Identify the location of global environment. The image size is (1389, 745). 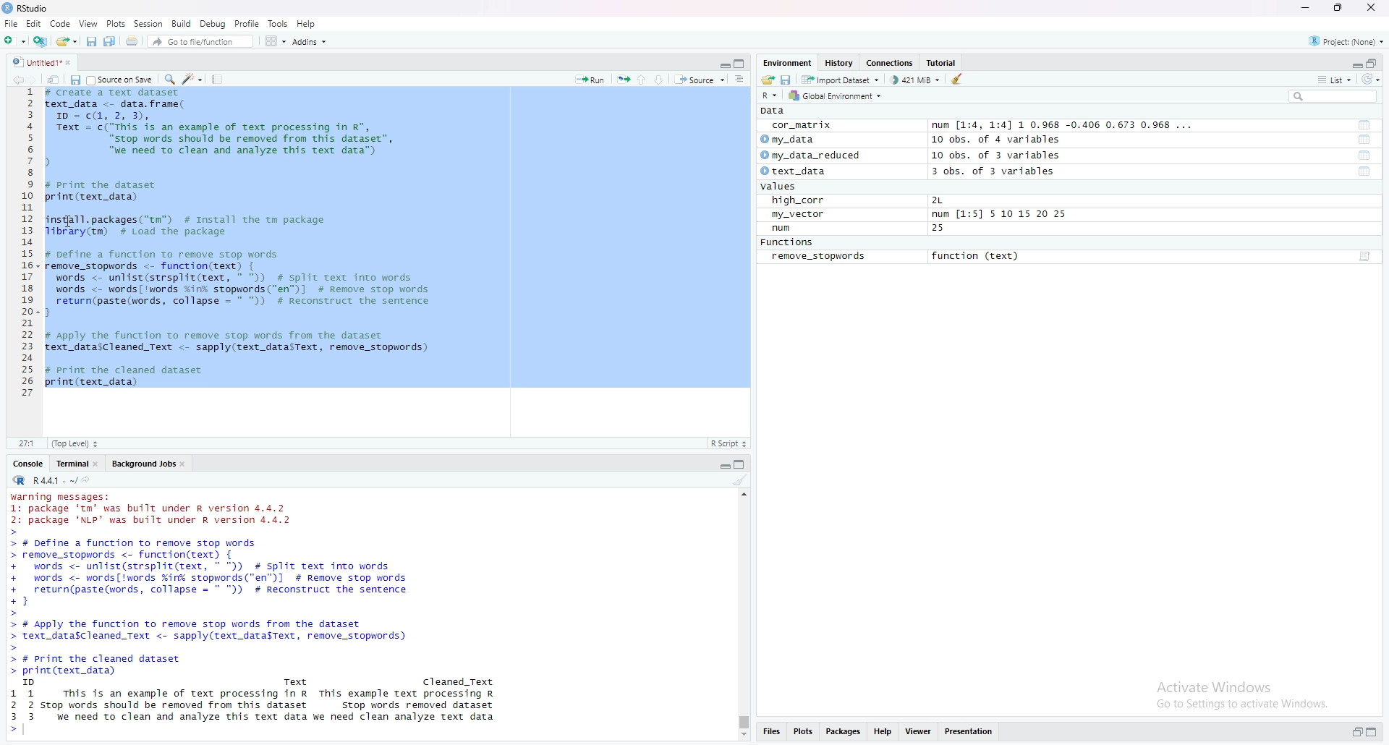
(841, 97).